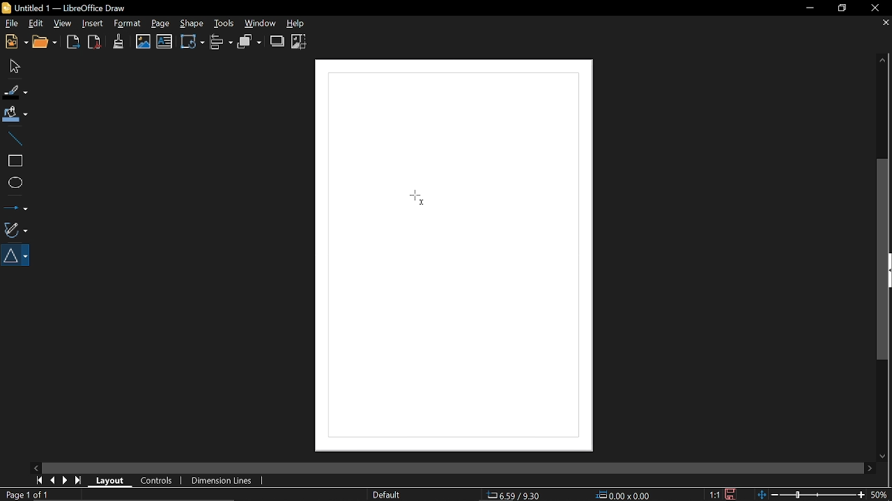  Describe the element at coordinates (144, 42) in the screenshot. I see `Insert image` at that location.